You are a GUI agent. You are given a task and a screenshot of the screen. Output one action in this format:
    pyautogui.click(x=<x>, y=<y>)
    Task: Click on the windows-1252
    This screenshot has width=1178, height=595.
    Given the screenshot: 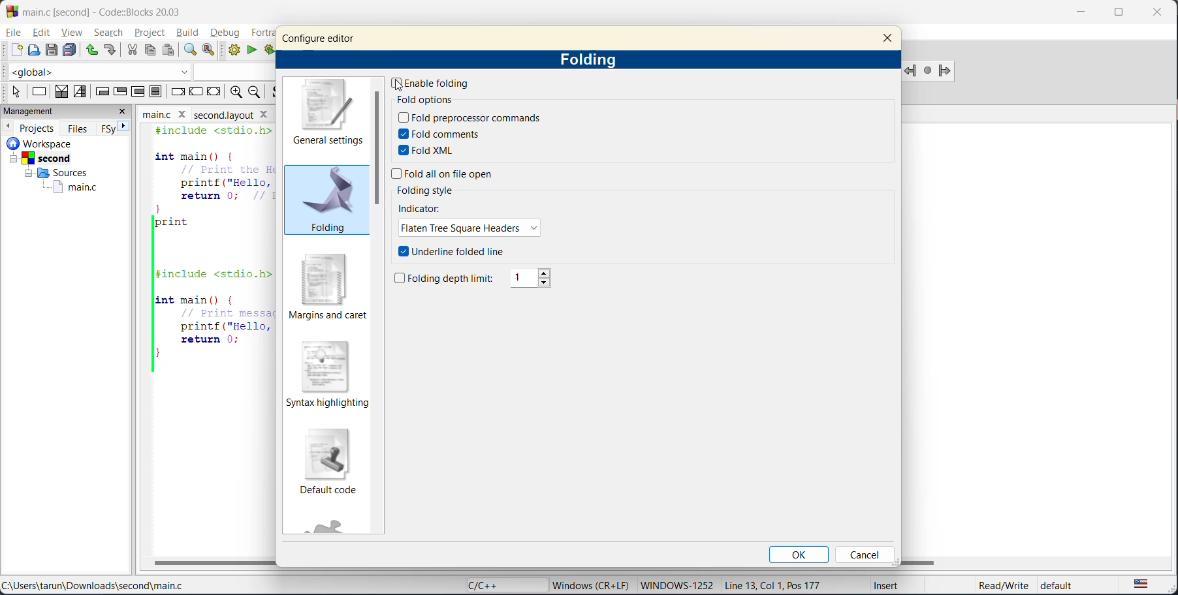 What is the action you would take?
    pyautogui.click(x=677, y=586)
    